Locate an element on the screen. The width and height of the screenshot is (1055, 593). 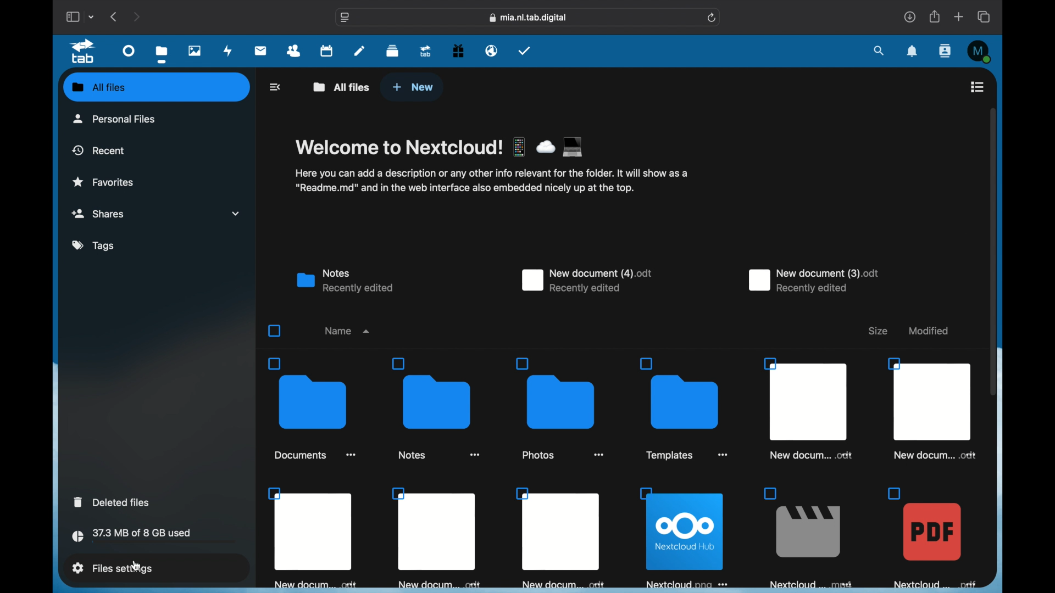
storage is located at coordinates (154, 537).